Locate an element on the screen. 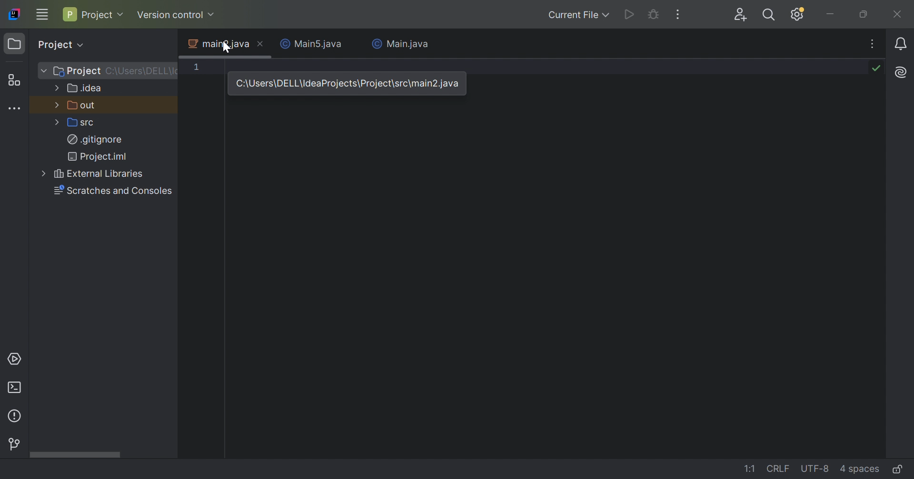 The width and height of the screenshot is (914, 479). More is located at coordinates (57, 105).